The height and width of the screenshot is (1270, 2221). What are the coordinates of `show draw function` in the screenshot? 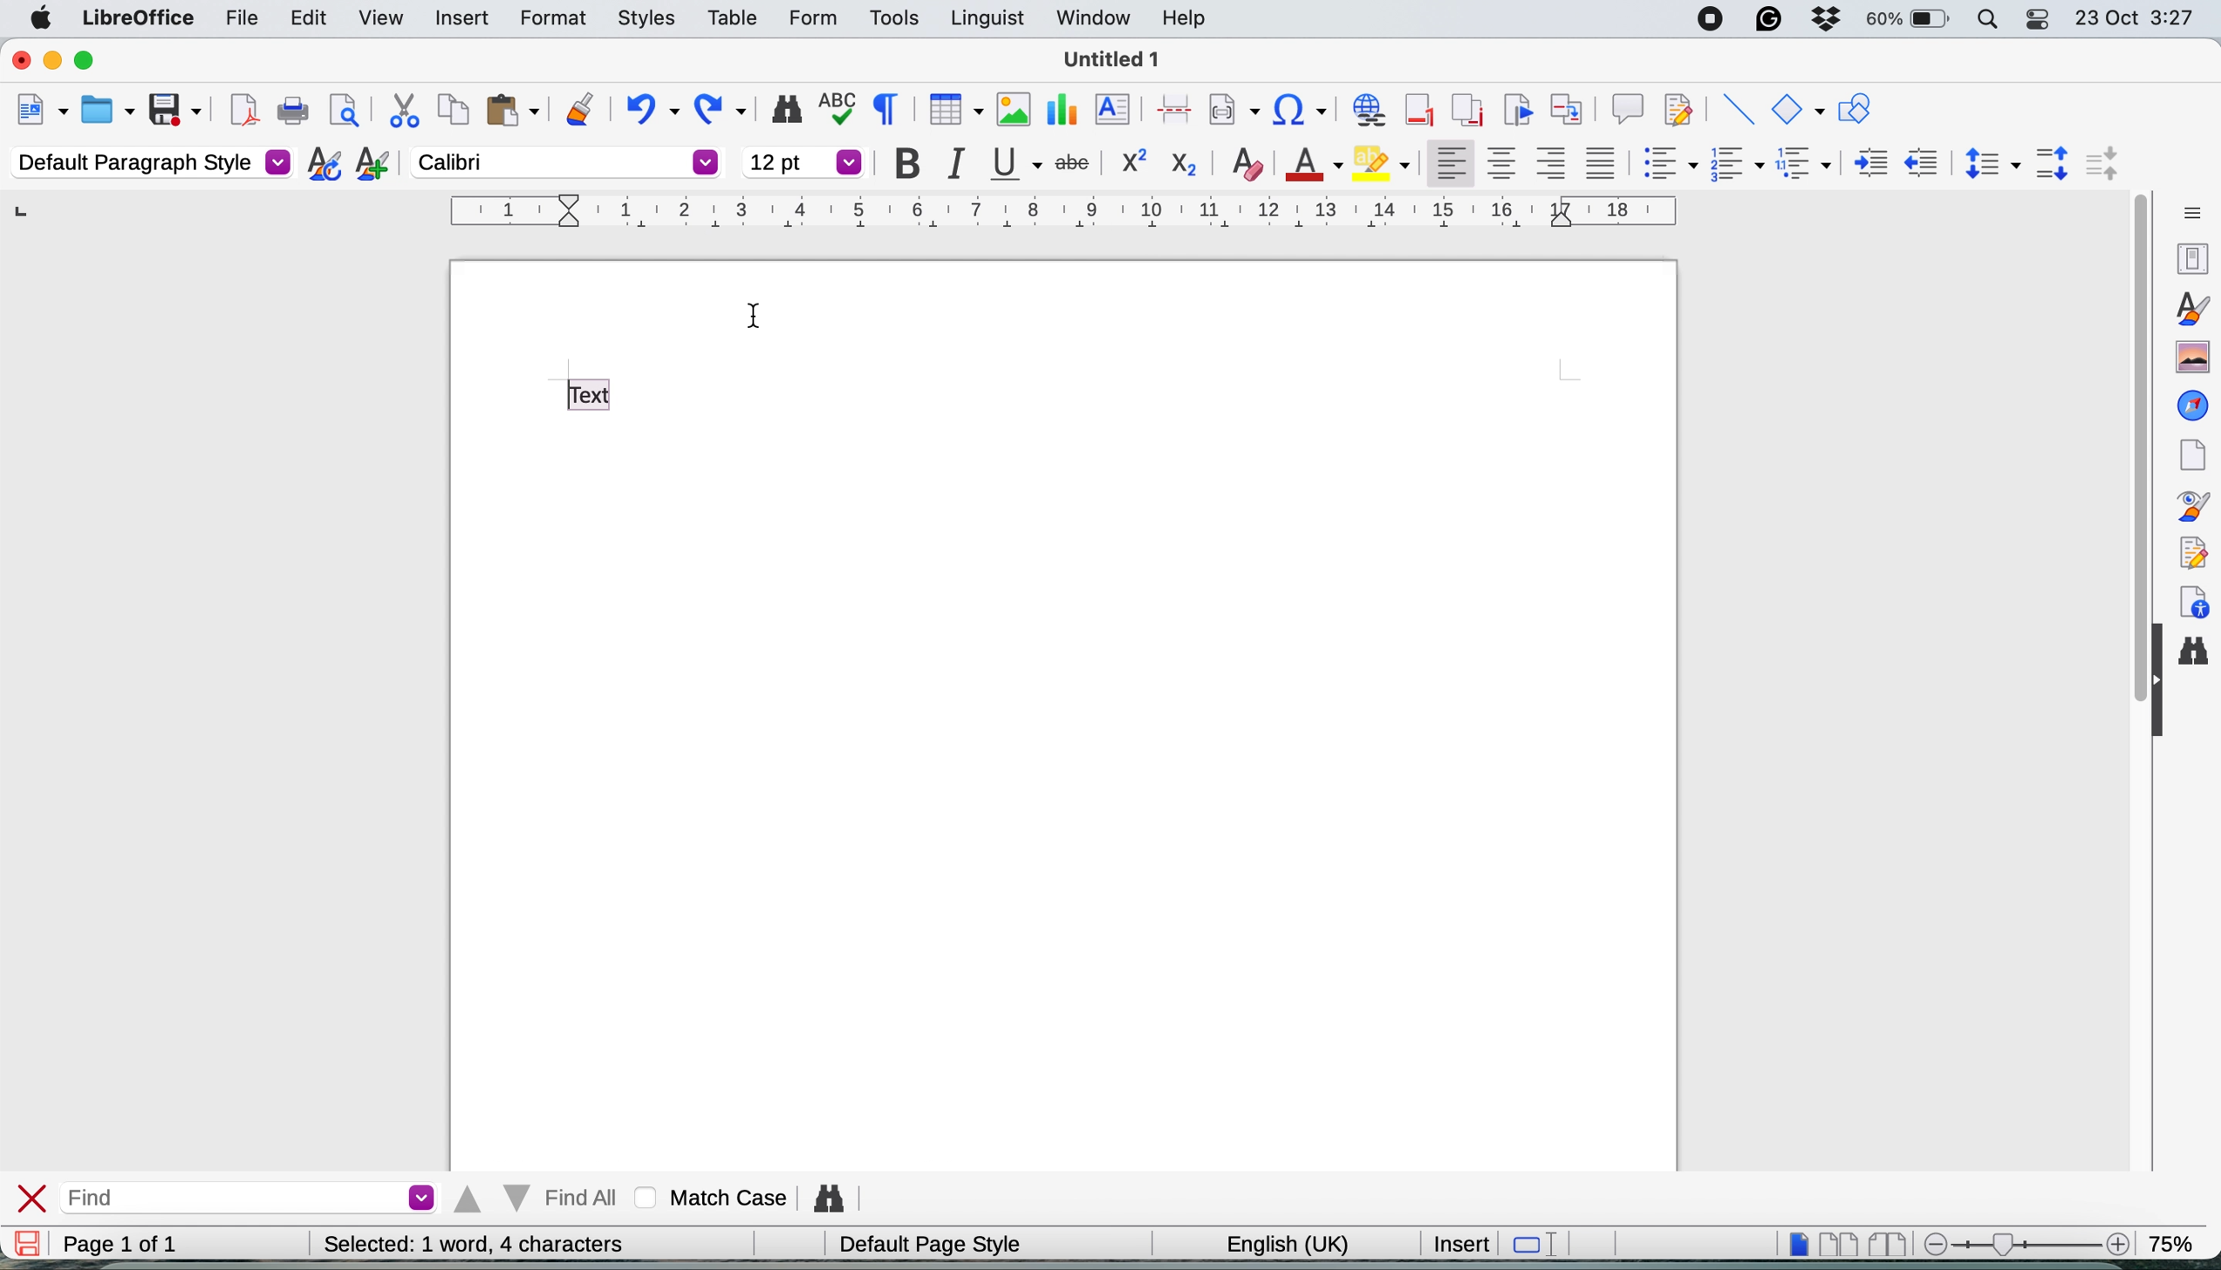 It's located at (1854, 110).